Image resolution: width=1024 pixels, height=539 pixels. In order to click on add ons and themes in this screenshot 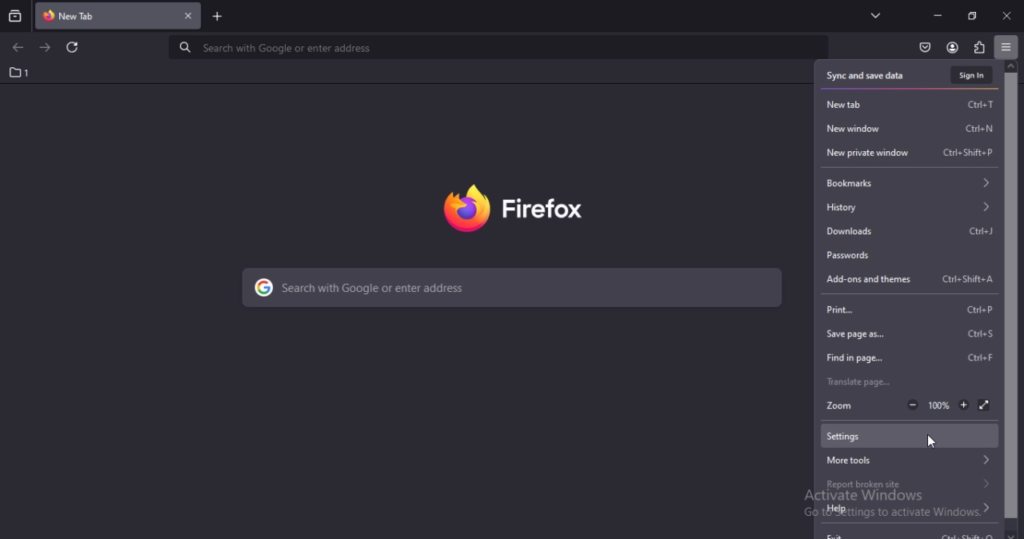, I will do `click(910, 280)`.